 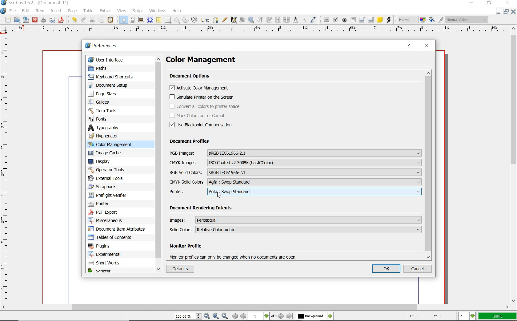 I want to click on page sizes, so click(x=107, y=94).